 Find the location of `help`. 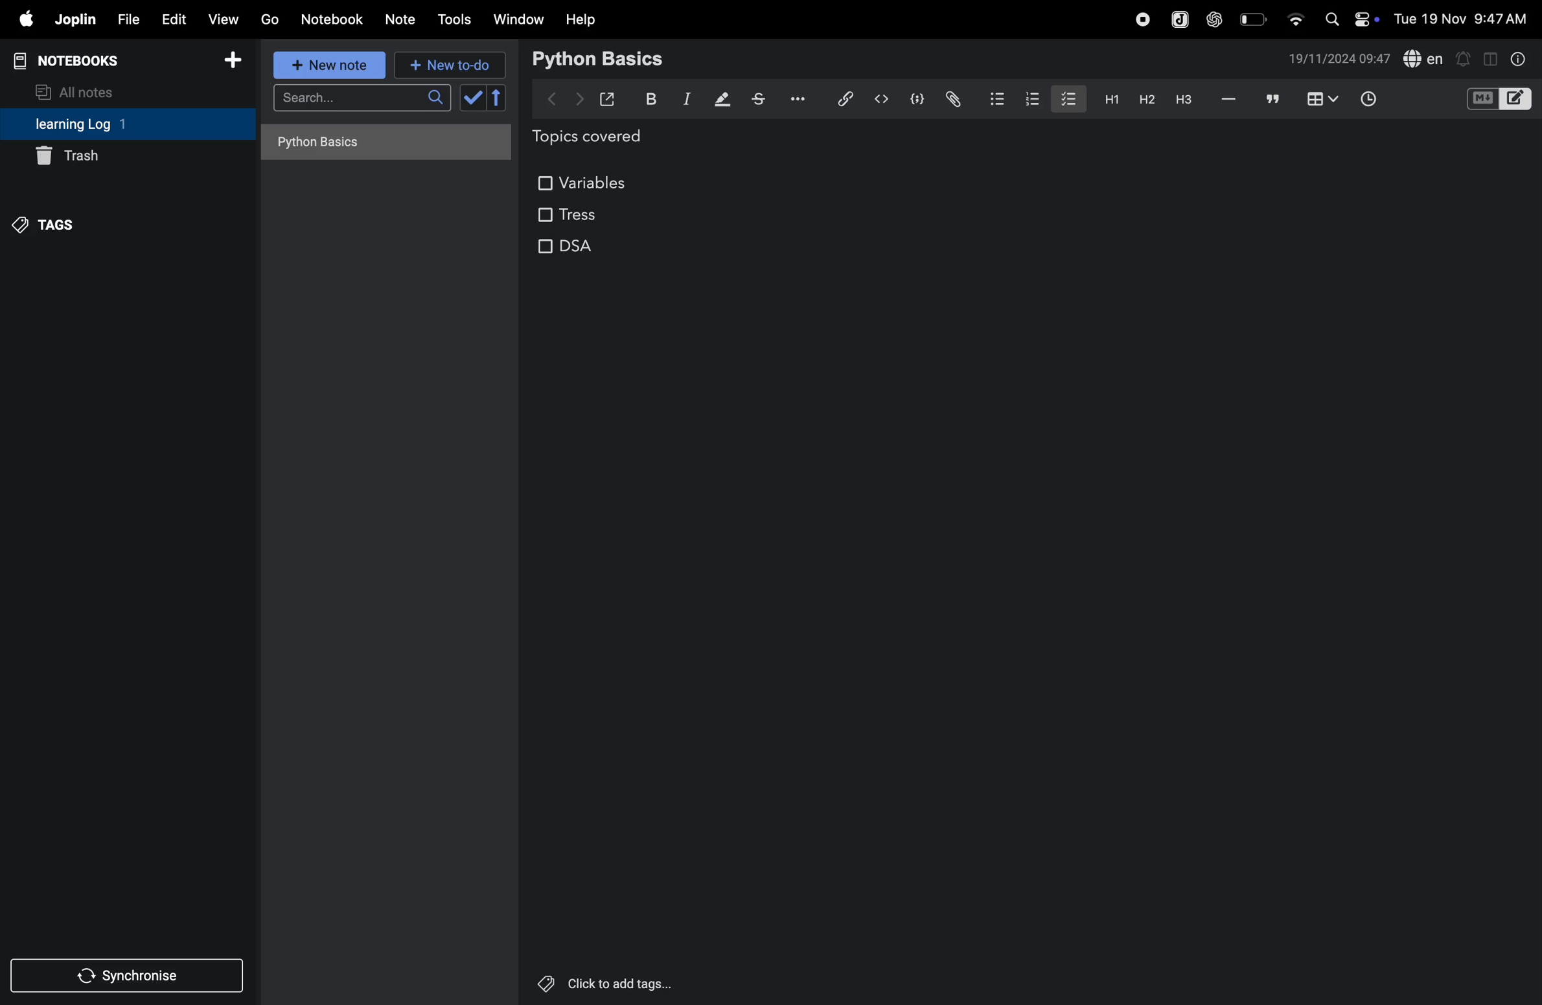

help is located at coordinates (581, 19).